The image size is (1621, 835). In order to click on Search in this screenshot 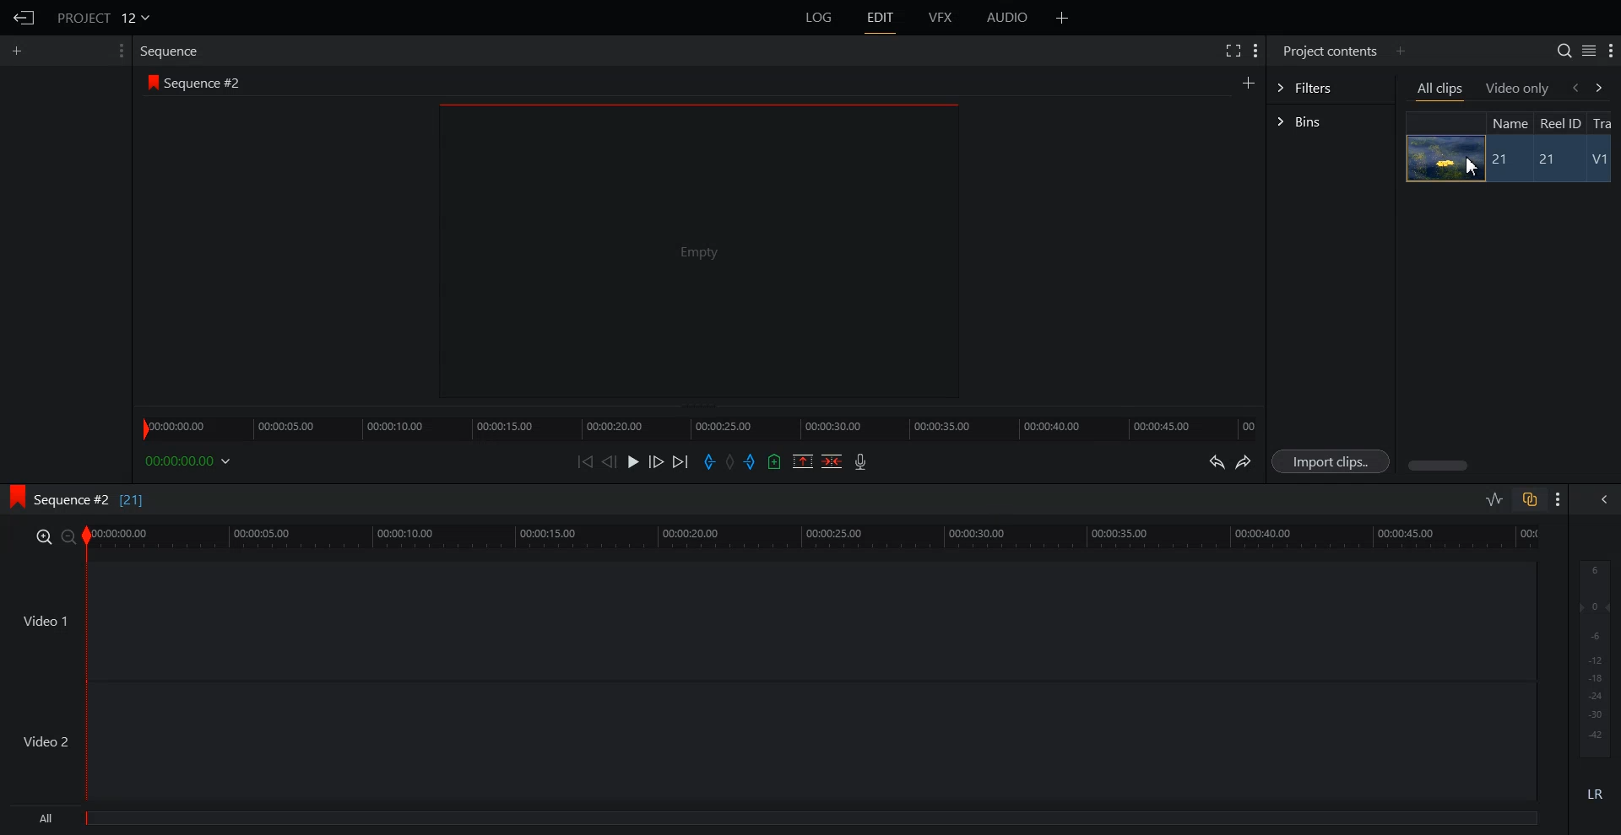, I will do `click(1564, 51)`.